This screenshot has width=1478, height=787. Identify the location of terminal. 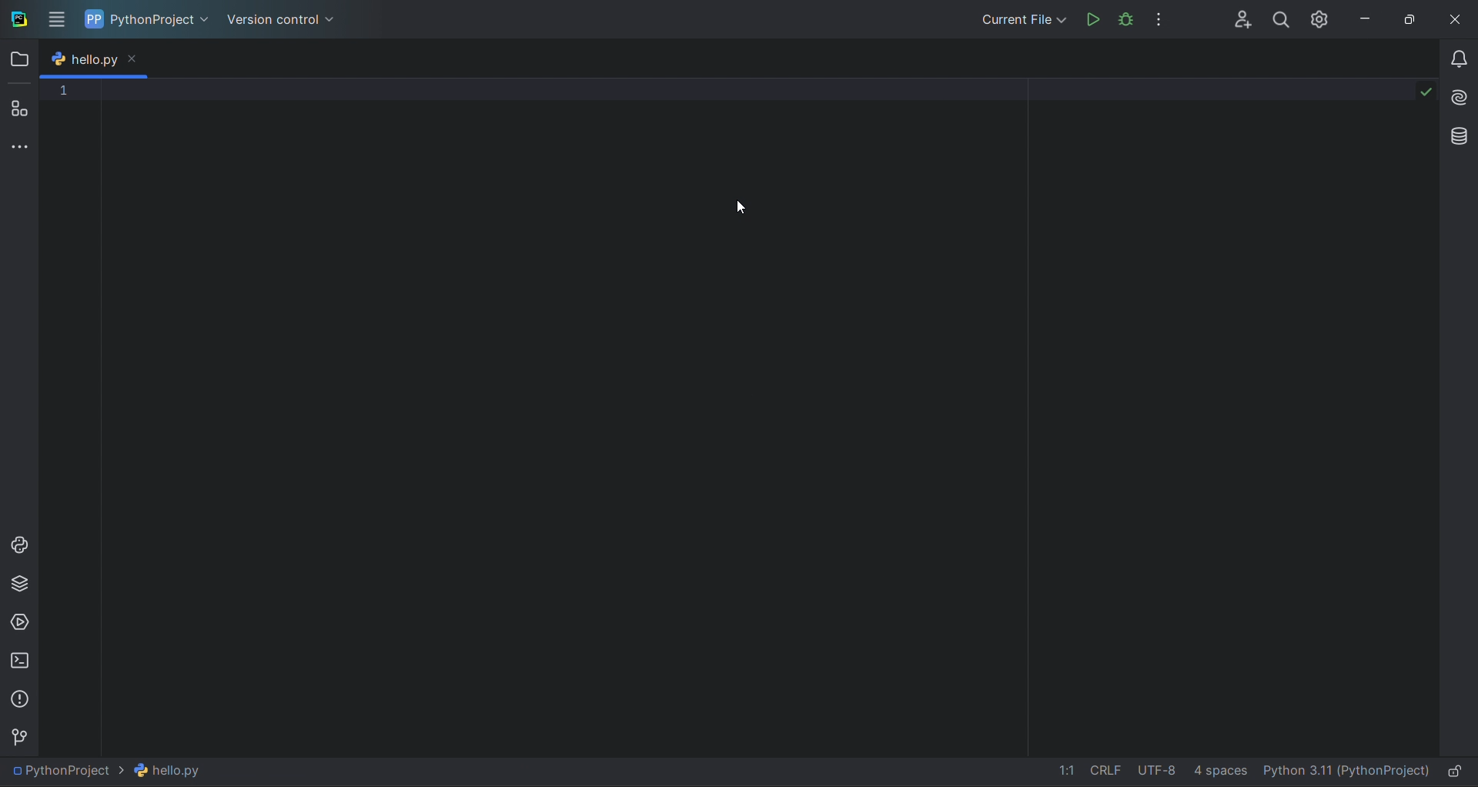
(18, 658).